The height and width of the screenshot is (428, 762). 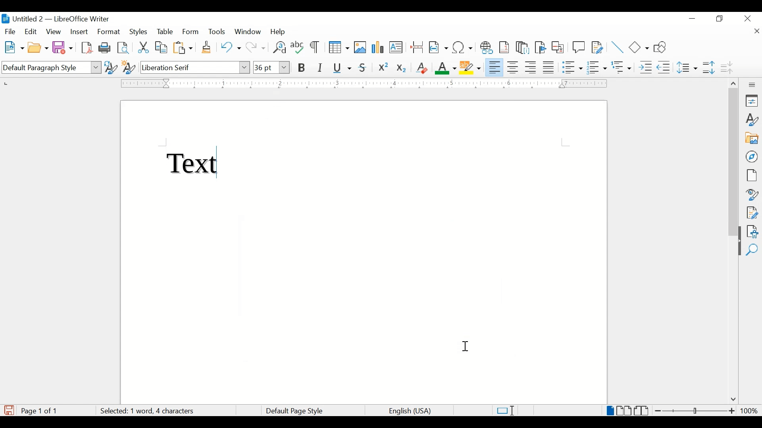 What do you see at coordinates (360, 47) in the screenshot?
I see `insert image` at bounding box center [360, 47].